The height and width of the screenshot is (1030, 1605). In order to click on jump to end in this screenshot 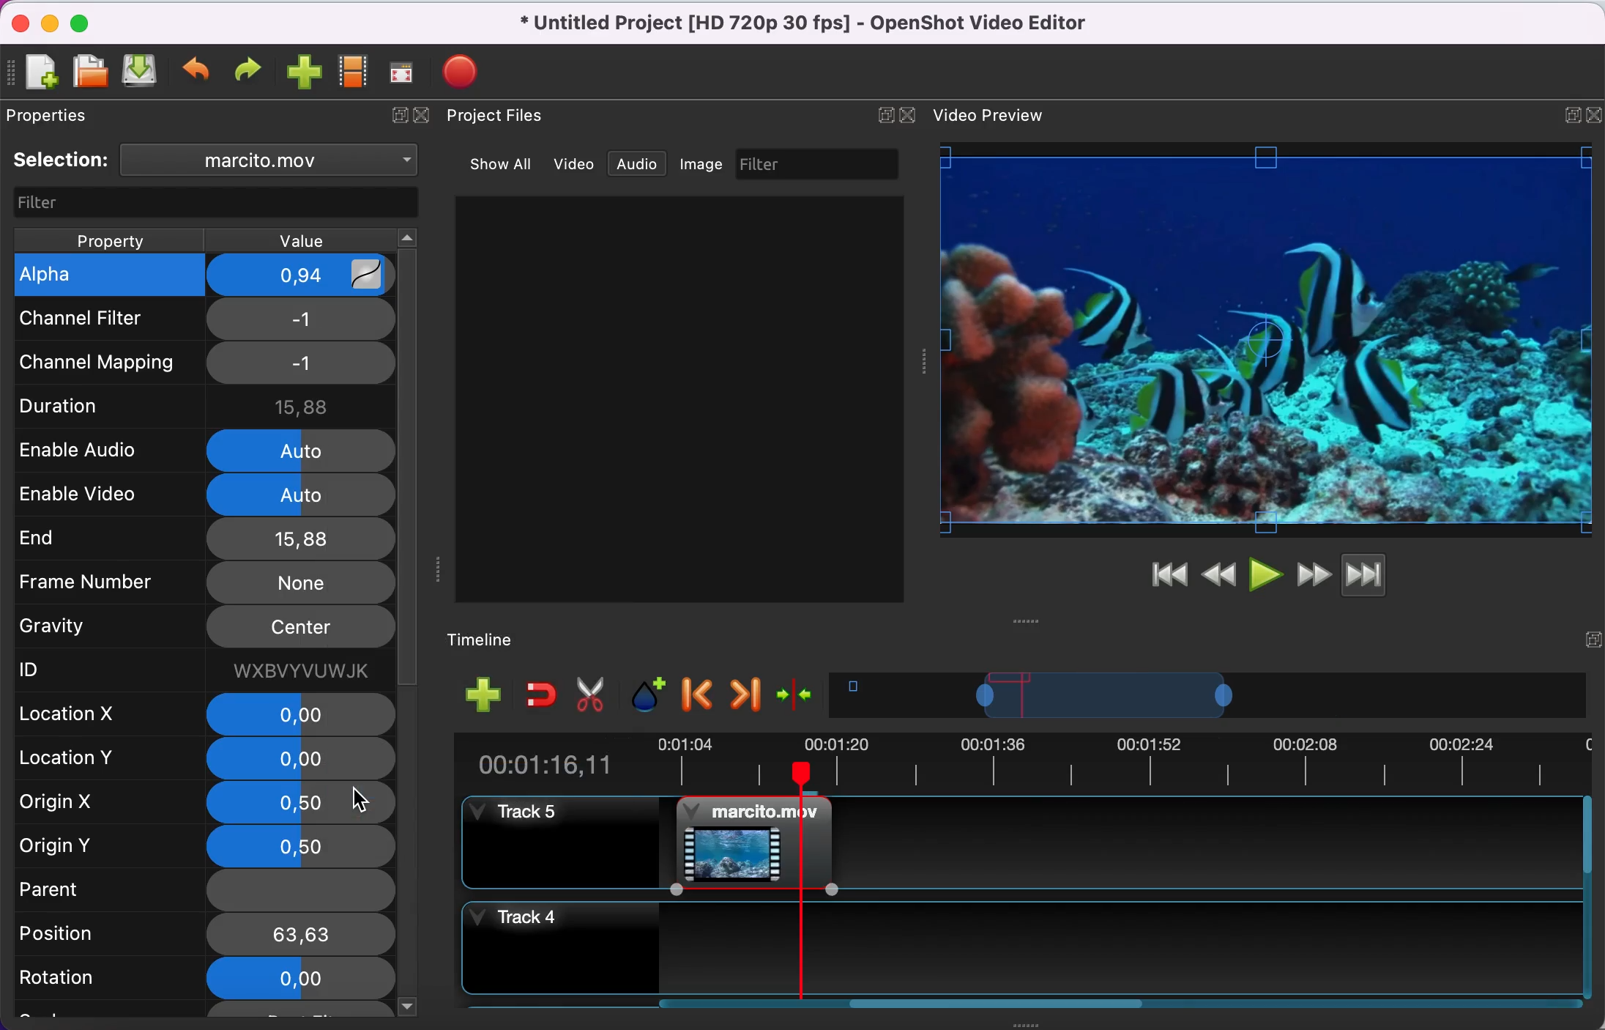, I will do `click(1386, 577)`.